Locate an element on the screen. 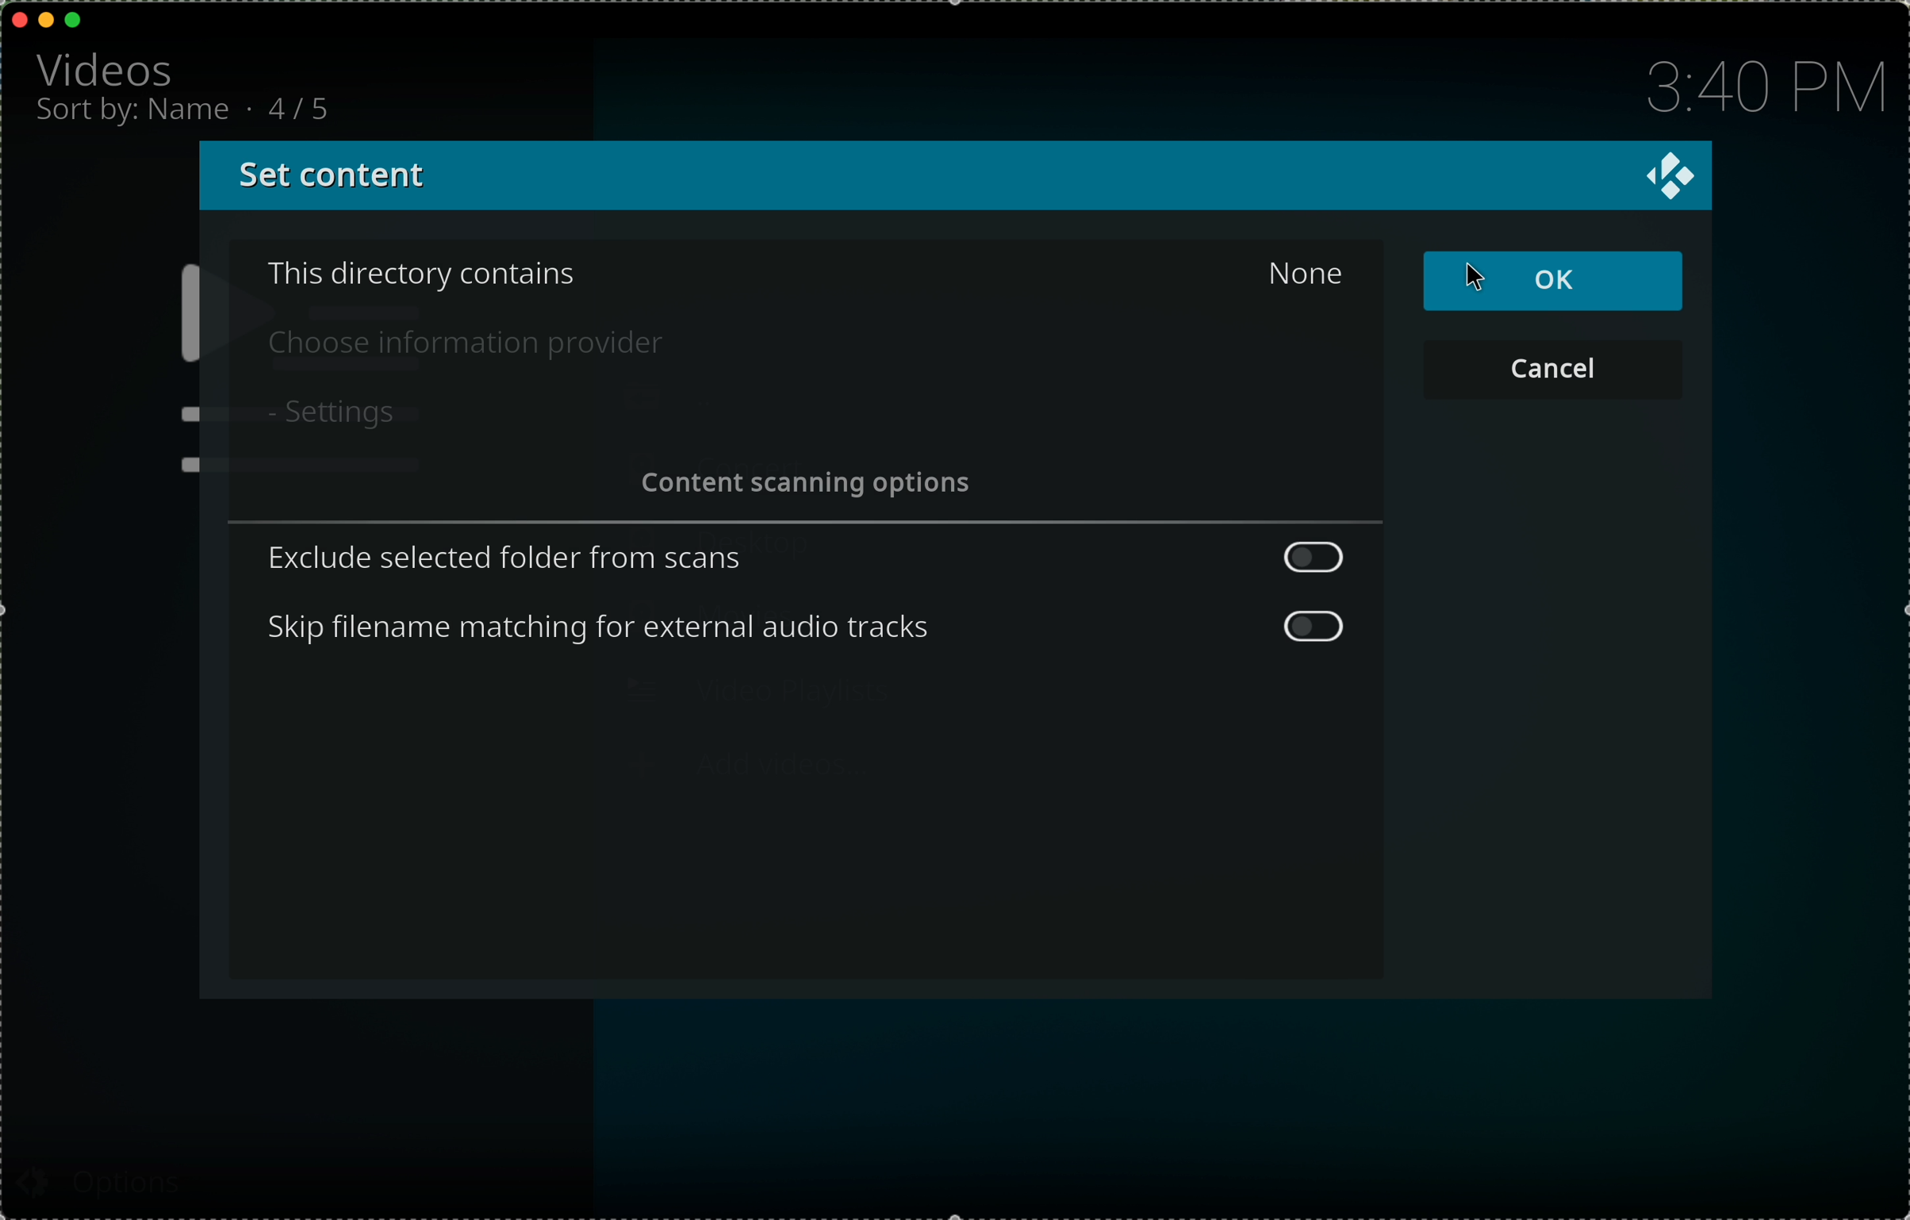 This screenshot has width=1910, height=1220. minimise is located at coordinates (46, 18).